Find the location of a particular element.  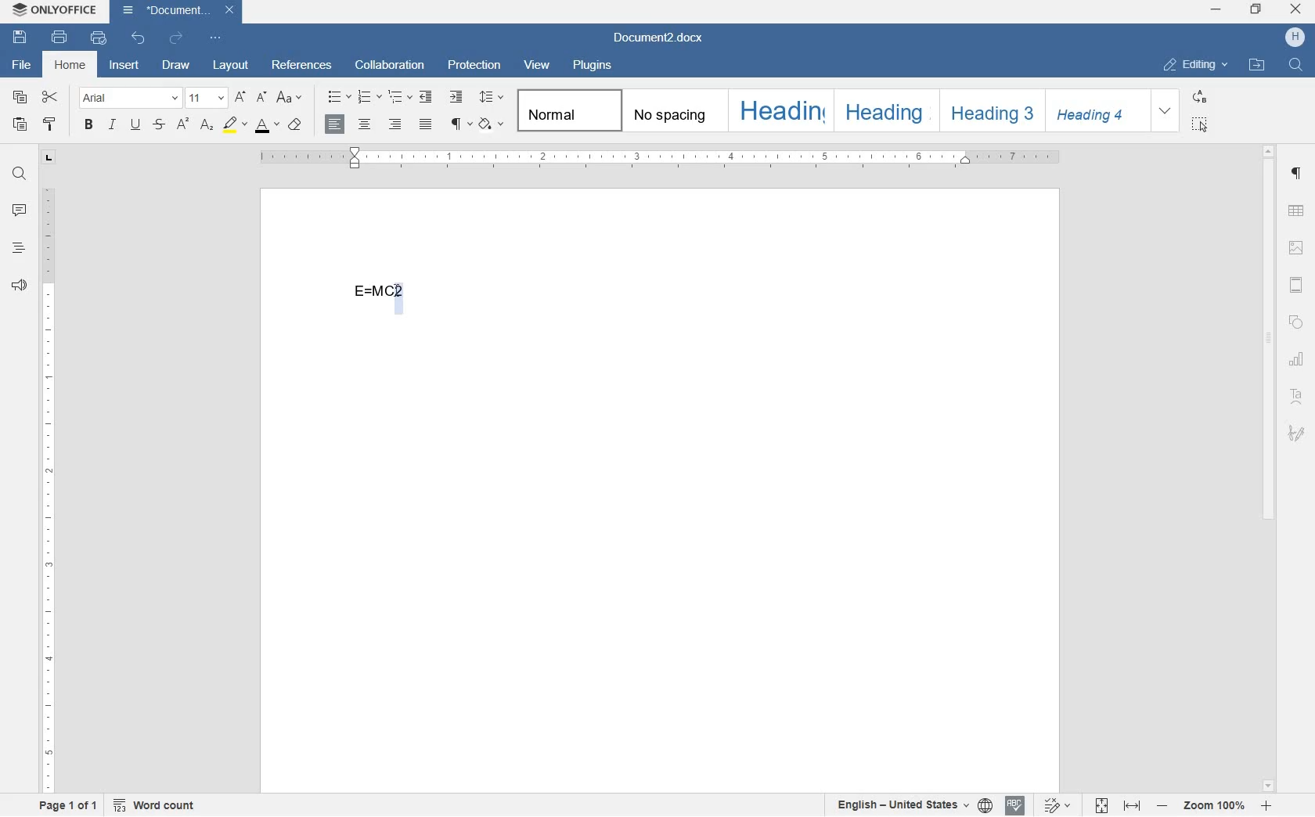

font name is located at coordinates (130, 99).